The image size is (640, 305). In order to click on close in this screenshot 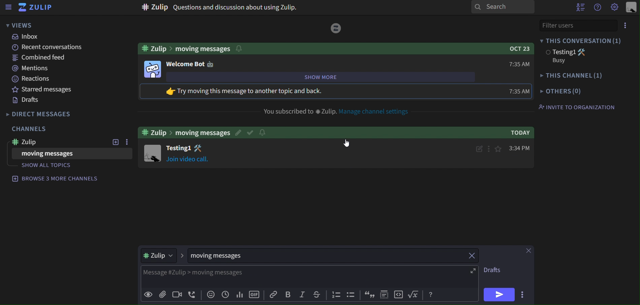, I will do `click(530, 250)`.